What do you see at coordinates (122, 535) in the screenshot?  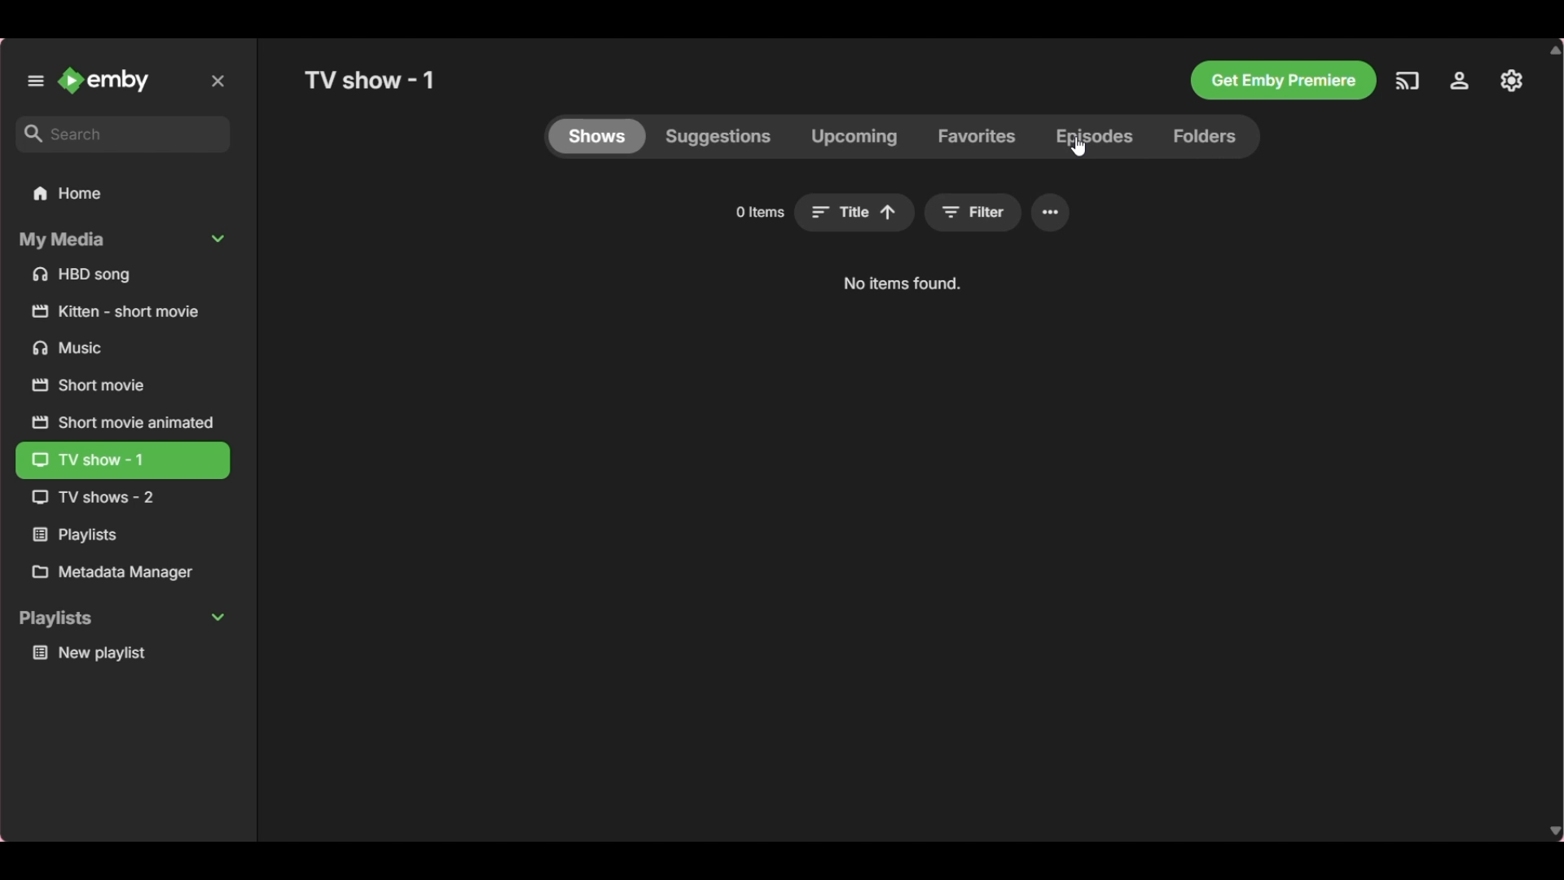 I see `Playlists` at bounding box center [122, 535].